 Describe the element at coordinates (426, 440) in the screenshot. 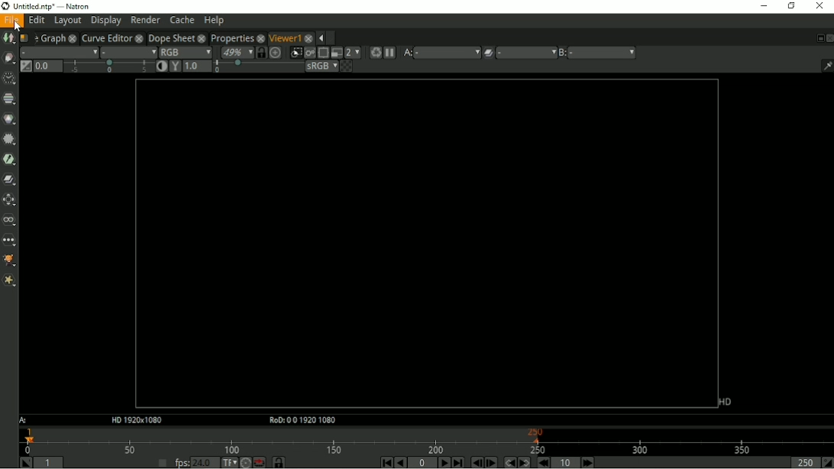

I see `Timeline` at that location.